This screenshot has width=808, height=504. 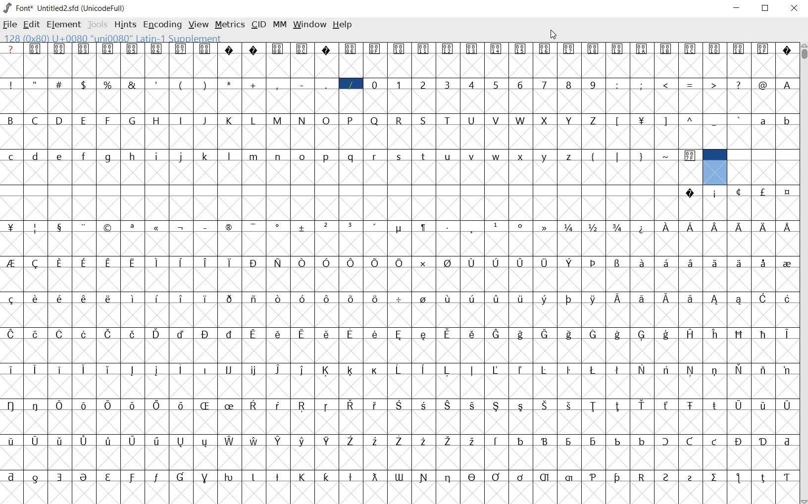 What do you see at coordinates (448, 120) in the screenshot?
I see `T` at bounding box center [448, 120].